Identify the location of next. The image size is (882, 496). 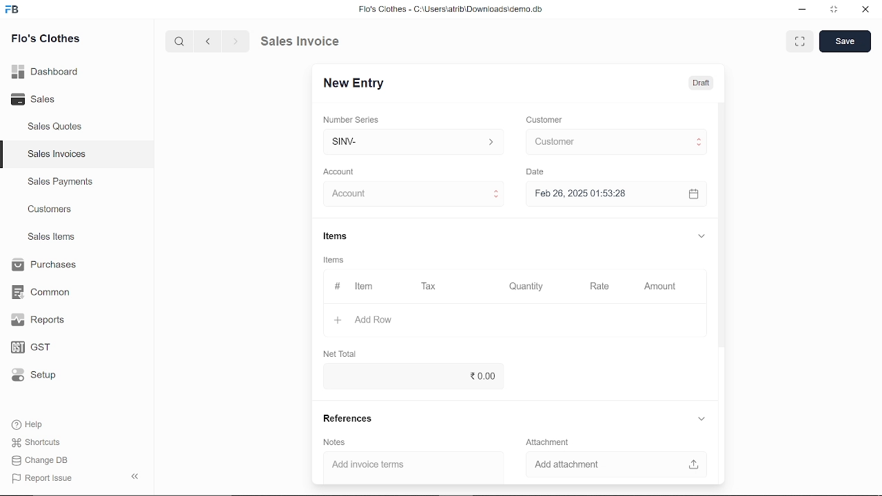
(236, 41).